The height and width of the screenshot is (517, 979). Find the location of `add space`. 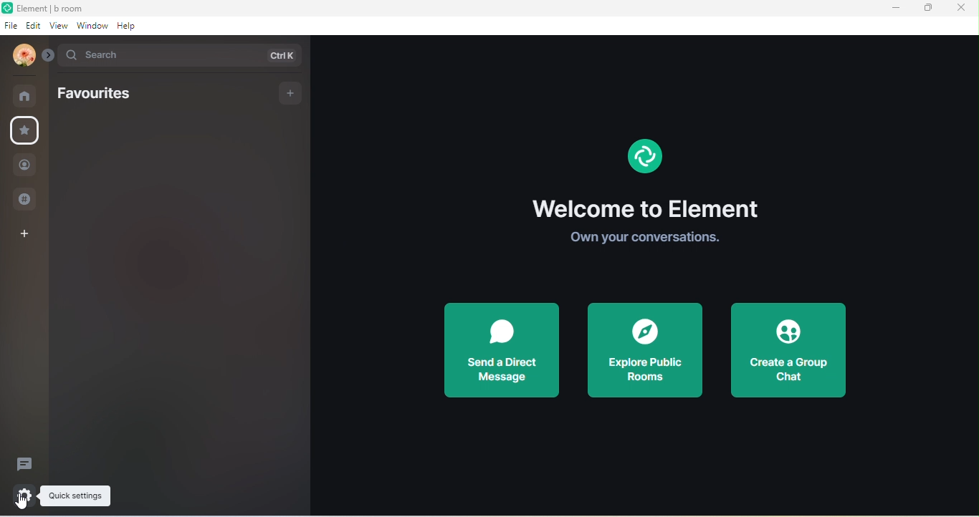

add space is located at coordinates (22, 238).